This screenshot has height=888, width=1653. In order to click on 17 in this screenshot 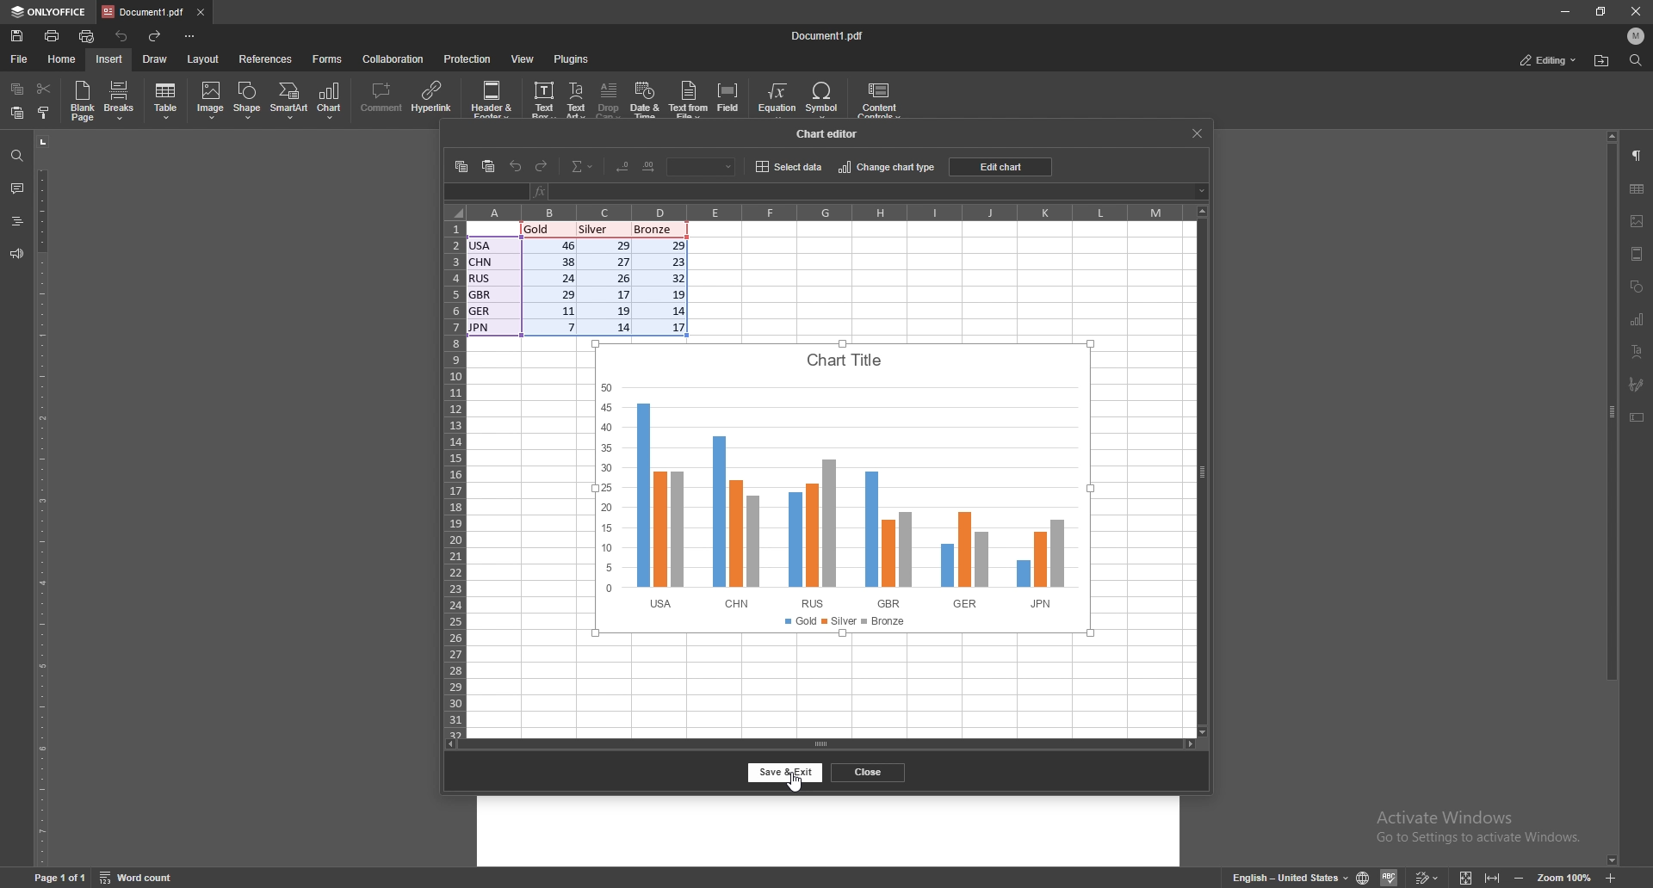, I will do `click(616, 293)`.